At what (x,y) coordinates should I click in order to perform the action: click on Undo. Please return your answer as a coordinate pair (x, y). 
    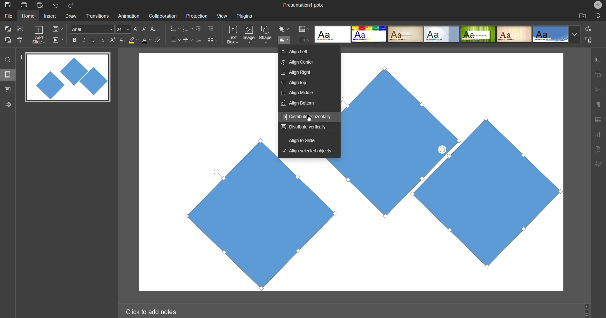
    Looking at the image, I should click on (57, 5).